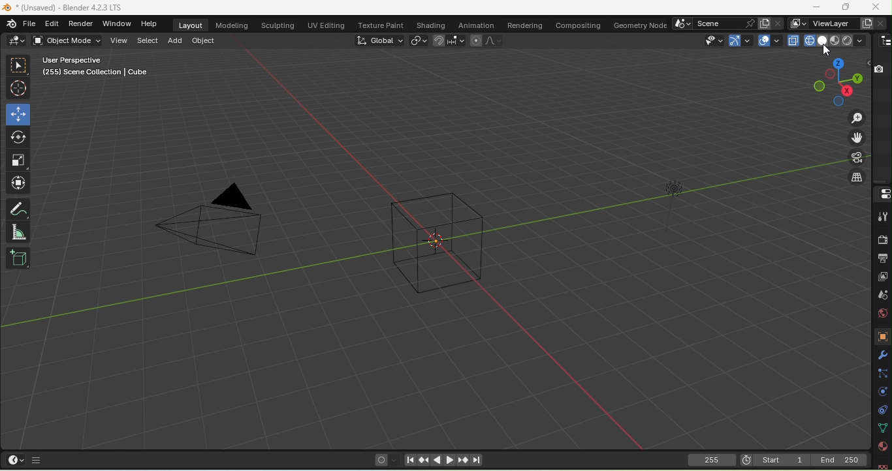 The height and width of the screenshot is (471, 892). Describe the element at coordinates (883, 429) in the screenshot. I see `Data` at that location.